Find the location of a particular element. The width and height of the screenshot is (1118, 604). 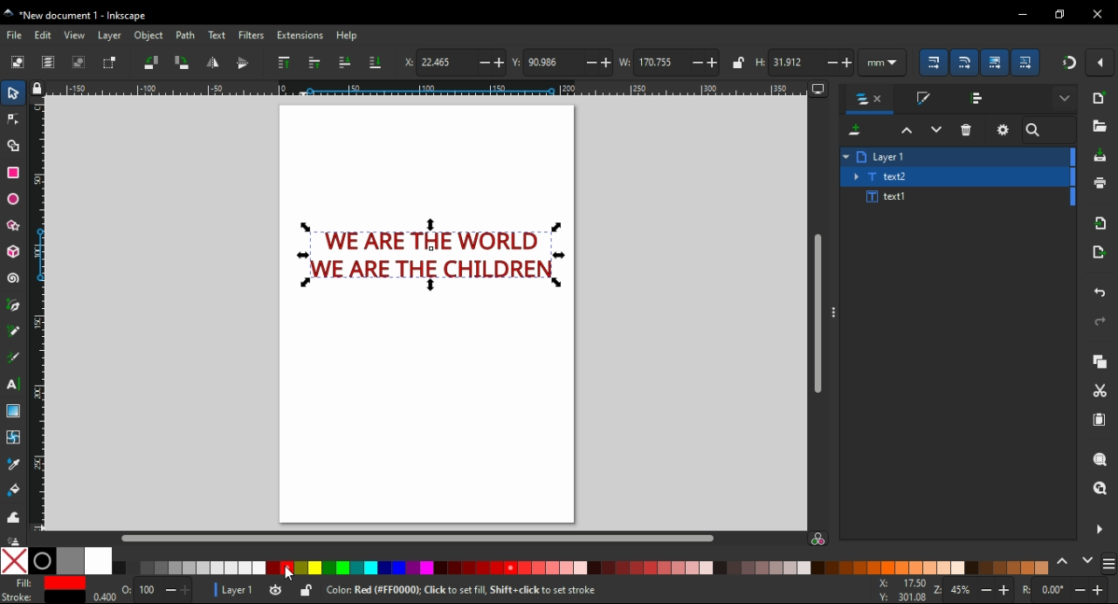

50% grey is located at coordinates (70, 561).